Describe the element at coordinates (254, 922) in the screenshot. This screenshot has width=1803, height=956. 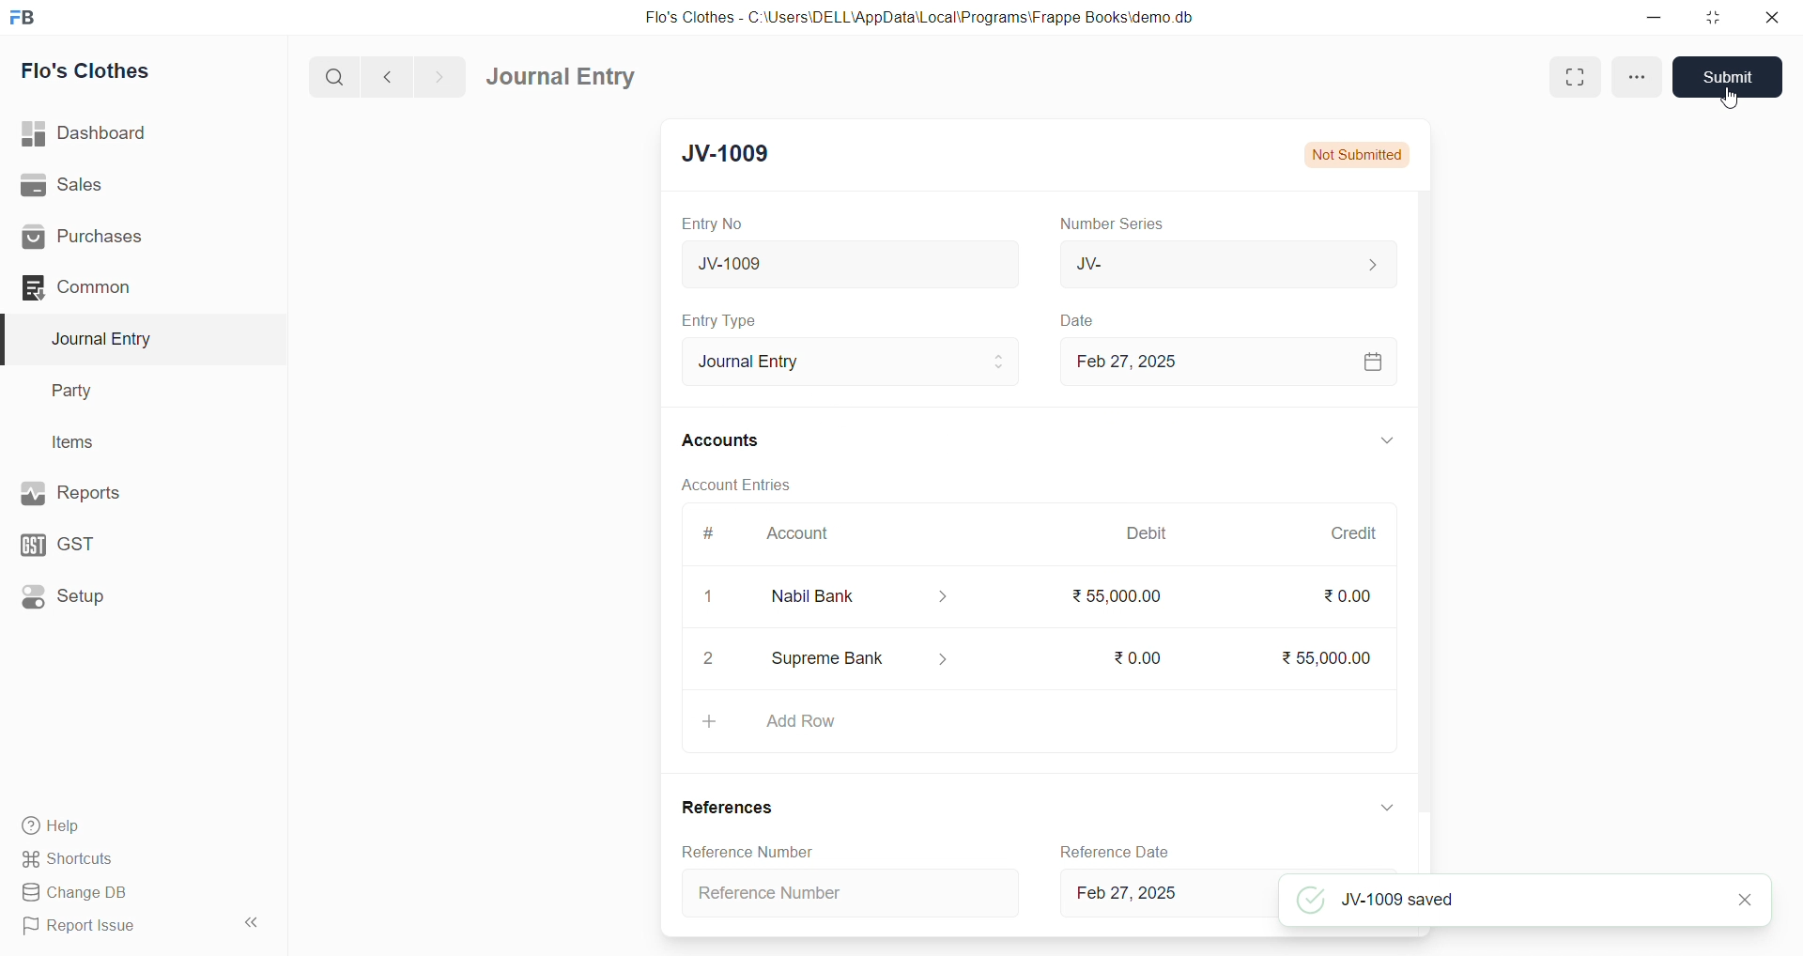
I see `collapse sidebar` at that location.